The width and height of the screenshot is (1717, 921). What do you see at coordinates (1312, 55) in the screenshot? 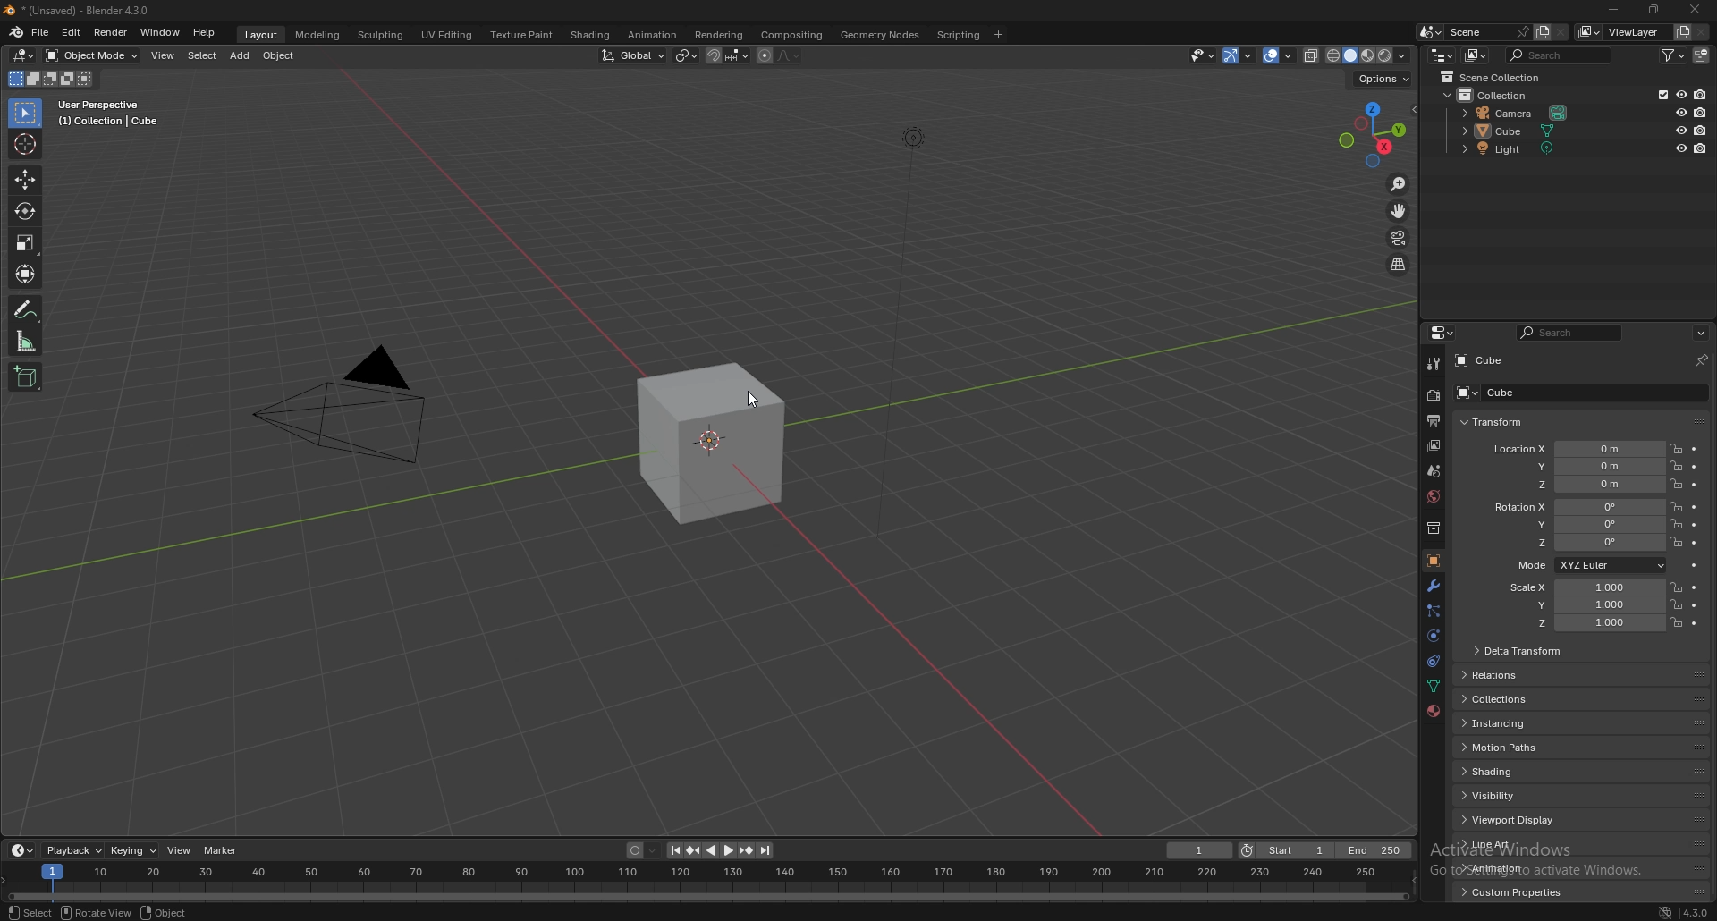
I see `toggle xray` at bounding box center [1312, 55].